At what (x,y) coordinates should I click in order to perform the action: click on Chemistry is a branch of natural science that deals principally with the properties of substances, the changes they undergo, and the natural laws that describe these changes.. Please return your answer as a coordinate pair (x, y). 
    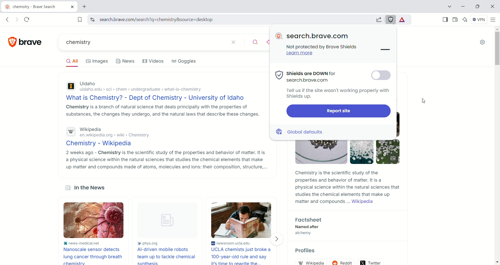
    Looking at the image, I should click on (161, 111).